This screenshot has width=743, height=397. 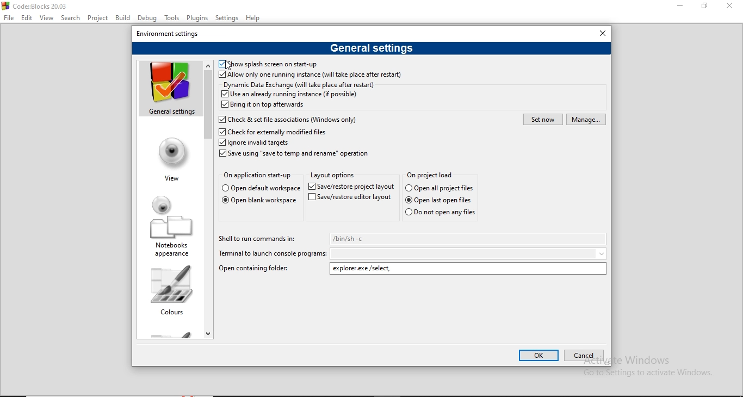 I want to click on Do not open any files, so click(x=441, y=213).